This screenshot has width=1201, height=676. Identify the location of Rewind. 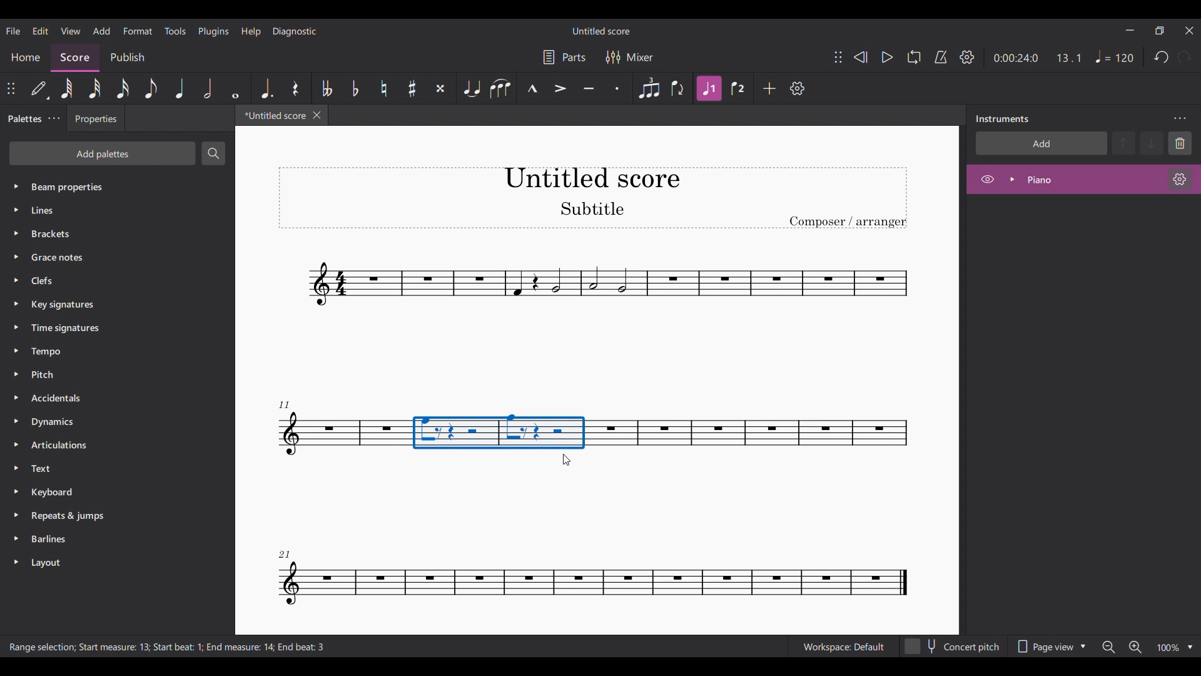
(860, 57).